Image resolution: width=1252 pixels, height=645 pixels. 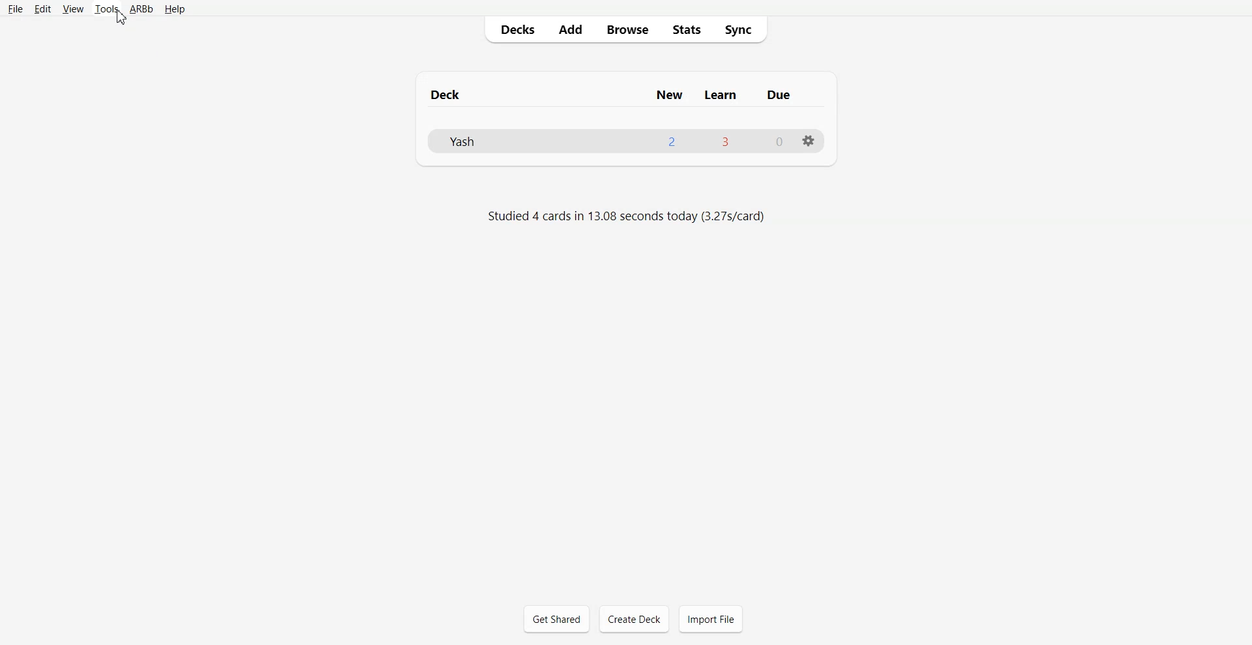 I want to click on Create Deck, so click(x=634, y=619).